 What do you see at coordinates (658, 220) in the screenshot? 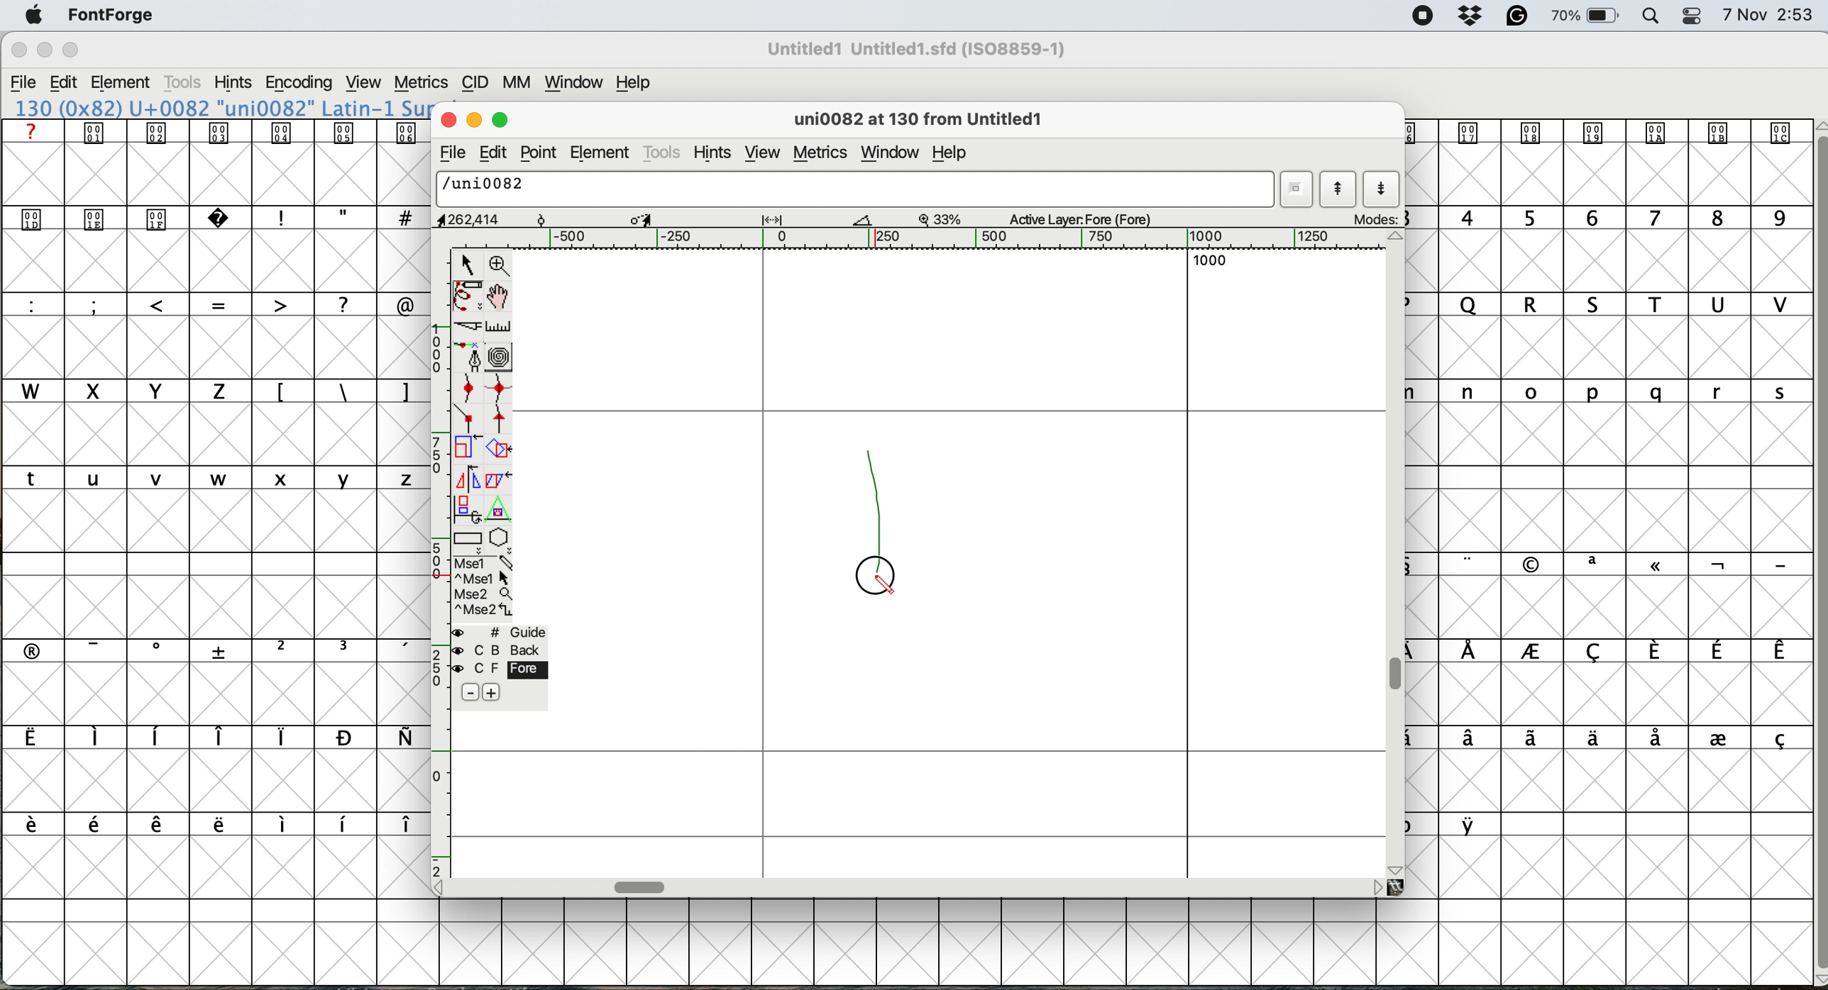
I see `glyph details` at bounding box center [658, 220].